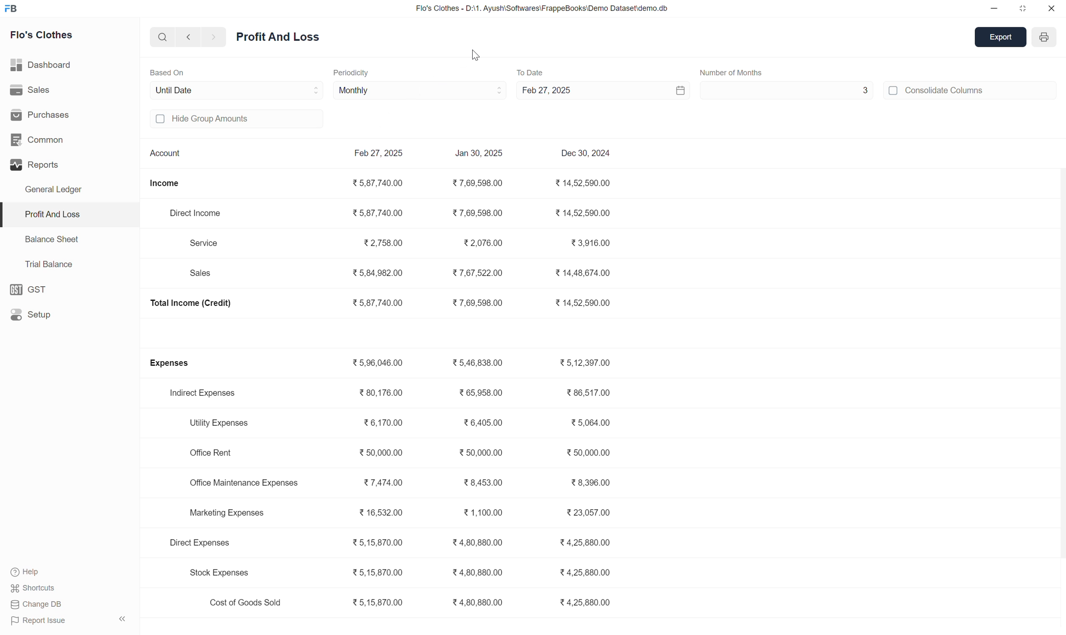 Image resolution: width=1066 pixels, height=635 pixels. Describe the element at coordinates (995, 7) in the screenshot. I see `minimize` at that location.